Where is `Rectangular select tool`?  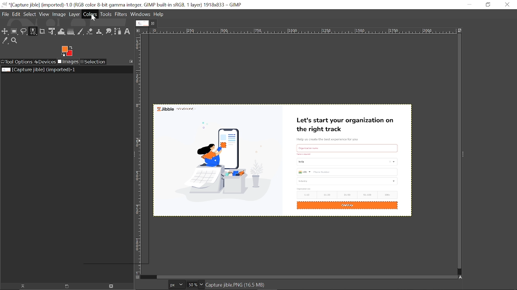 Rectangular select tool is located at coordinates (15, 32).